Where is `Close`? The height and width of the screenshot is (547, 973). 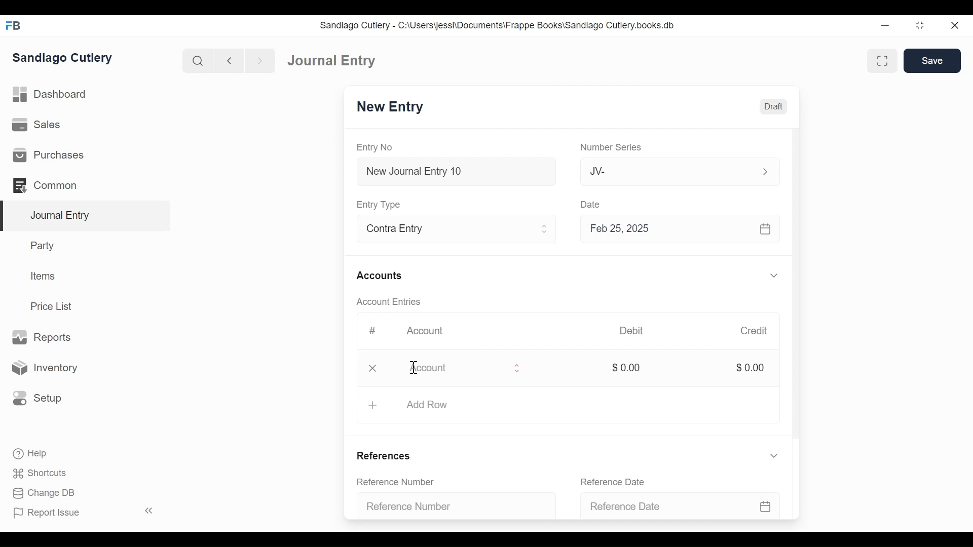
Close is located at coordinates (954, 26).